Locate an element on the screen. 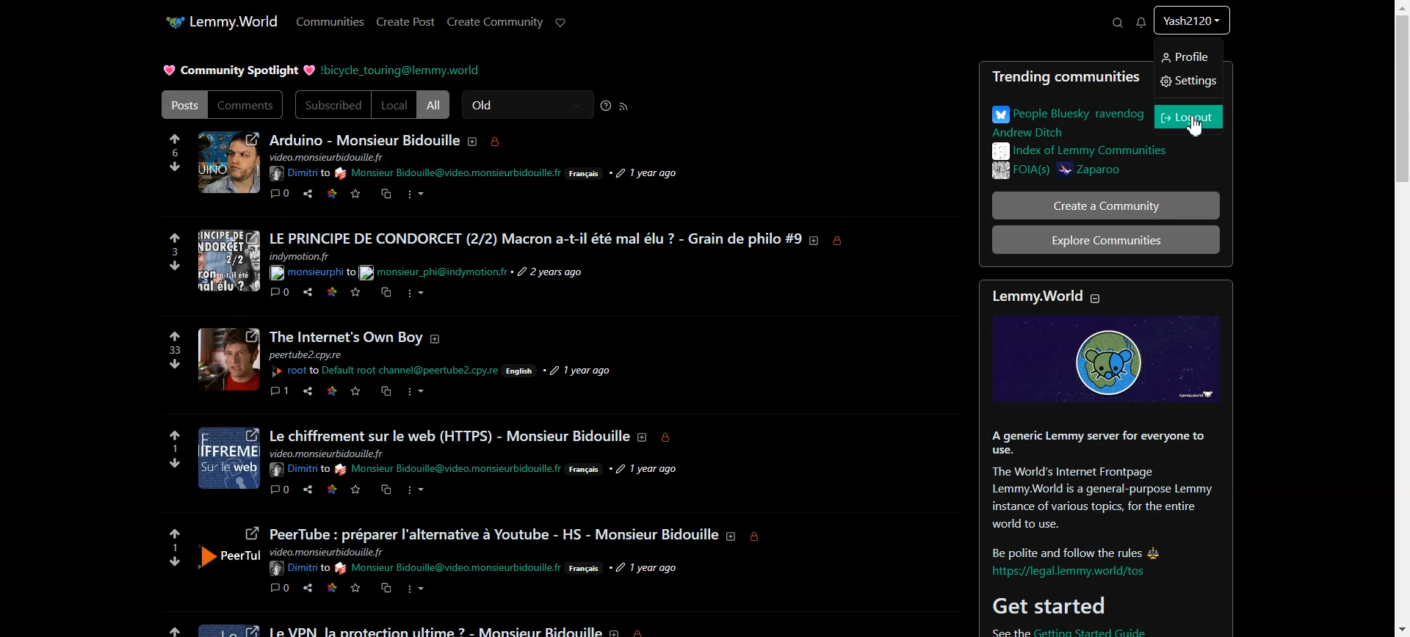 The height and width of the screenshot is (637, 1410). Trending communities is located at coordinates (1065, 81).